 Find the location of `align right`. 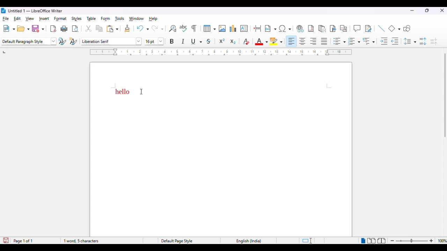

align right is located at coordinates (314, 41).